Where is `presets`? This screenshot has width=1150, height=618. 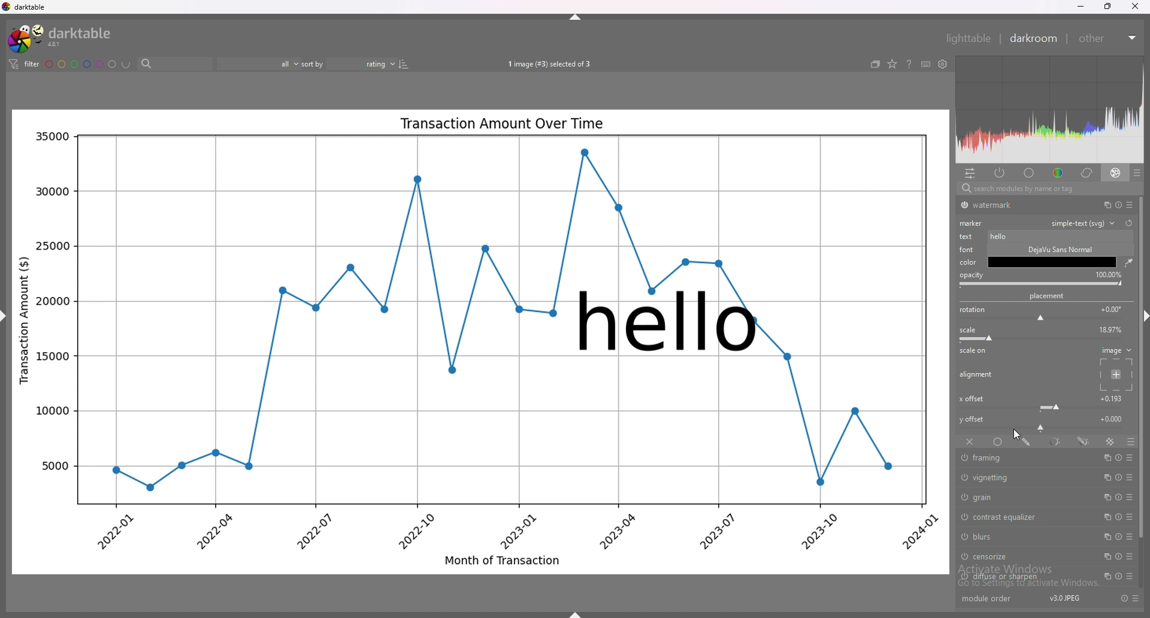
presets is located at coordinates (1128, 576).